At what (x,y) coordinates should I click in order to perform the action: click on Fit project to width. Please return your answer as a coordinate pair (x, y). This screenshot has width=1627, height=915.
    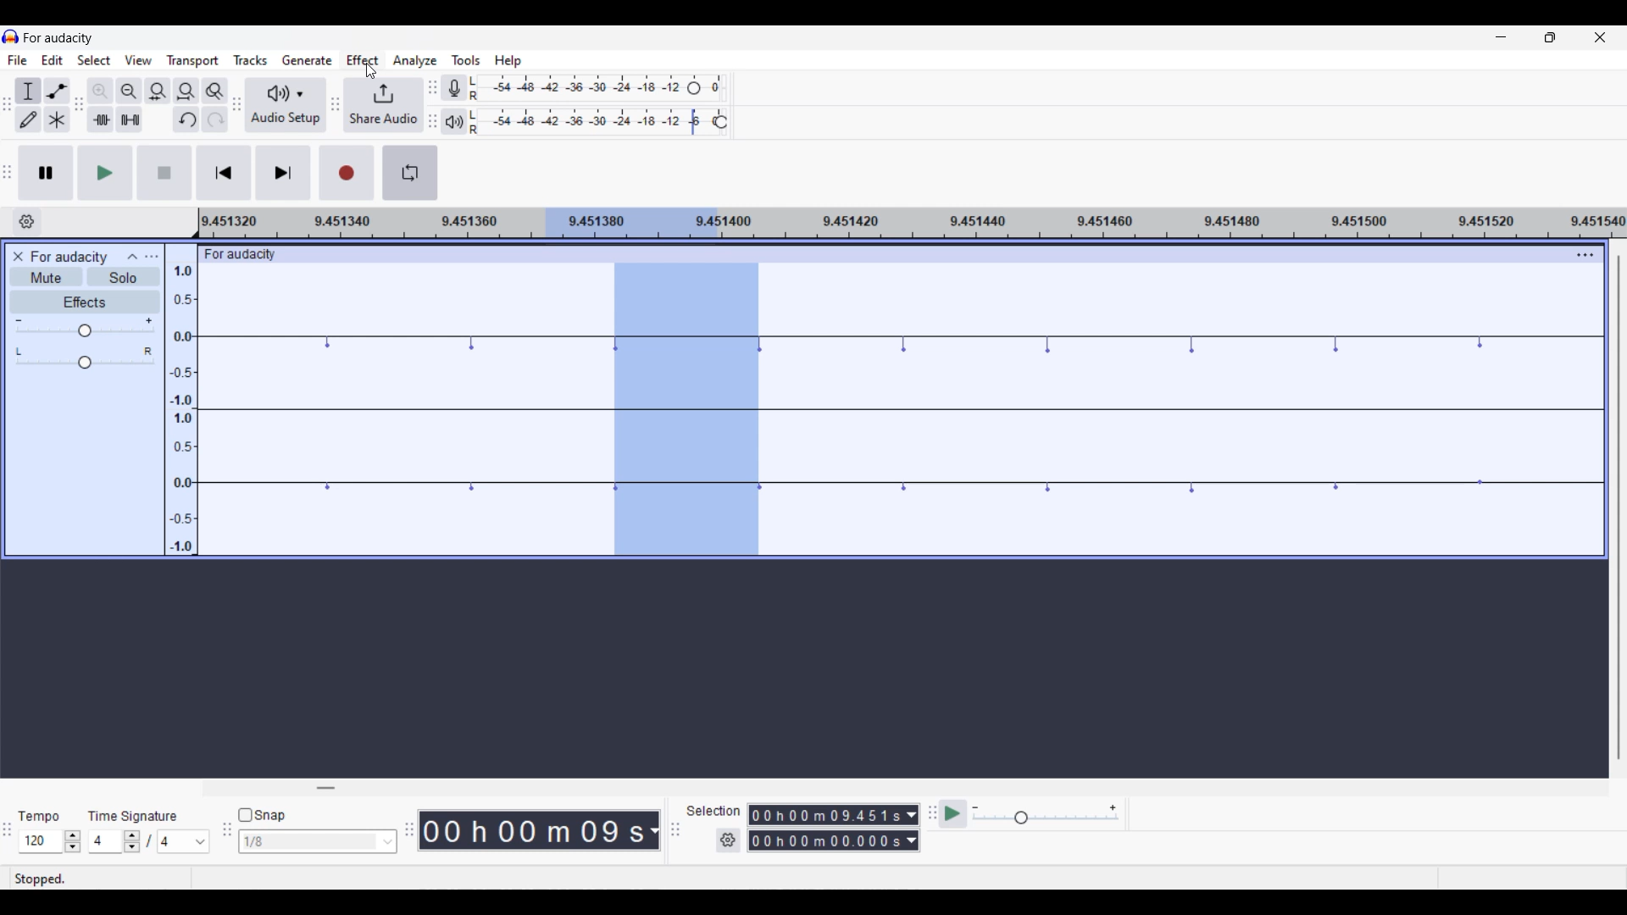
    Looking at the image, I should click on (186, 91).